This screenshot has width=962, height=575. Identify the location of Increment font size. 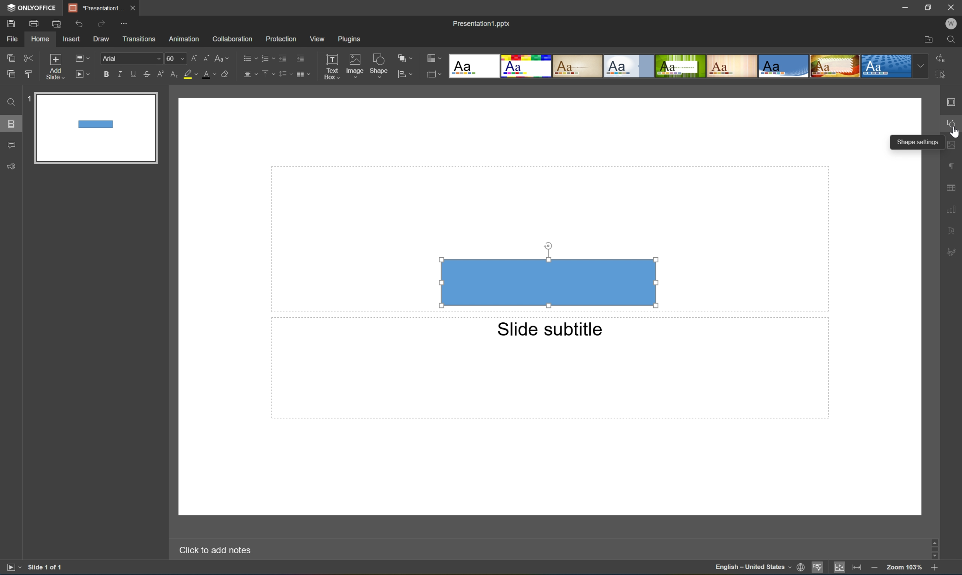
(192, 57).